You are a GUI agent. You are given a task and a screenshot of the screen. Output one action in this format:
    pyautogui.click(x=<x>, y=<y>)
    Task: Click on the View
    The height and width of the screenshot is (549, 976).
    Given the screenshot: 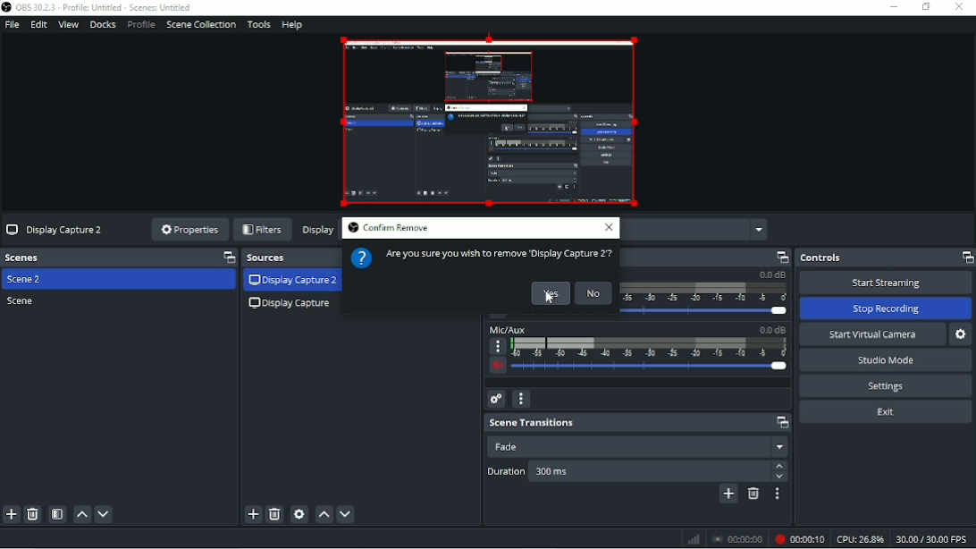 What is the action you would take?
    pyautogui.click(x=69, y=25)
    